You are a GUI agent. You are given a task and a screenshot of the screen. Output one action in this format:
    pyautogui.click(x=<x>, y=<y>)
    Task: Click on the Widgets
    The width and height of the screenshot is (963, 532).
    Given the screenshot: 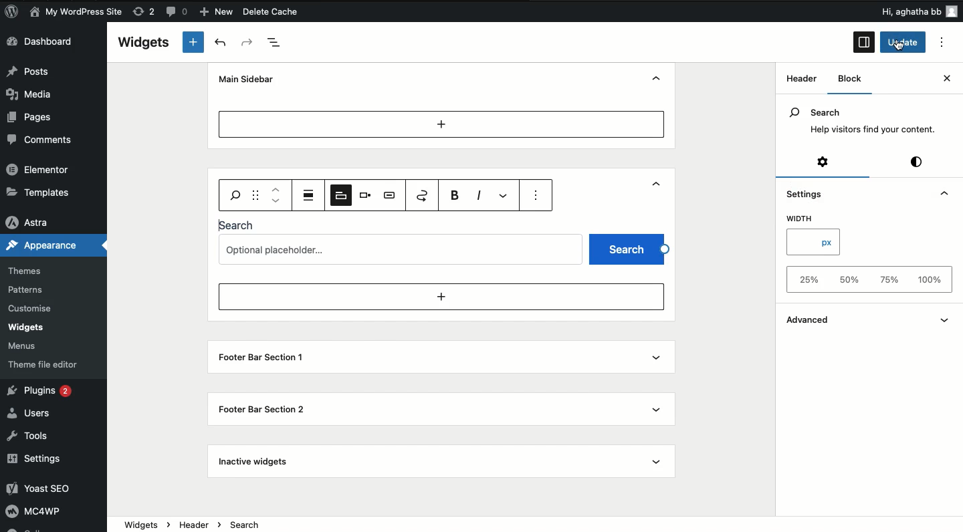 What is the action you would take?
    pyautogui.click(x=144, y=42)
    